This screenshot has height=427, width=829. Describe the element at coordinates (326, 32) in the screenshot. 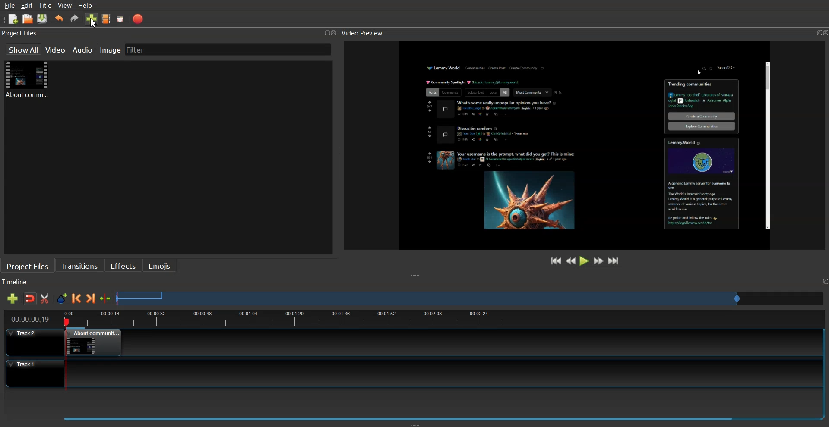

I see `Maximize` at that location.